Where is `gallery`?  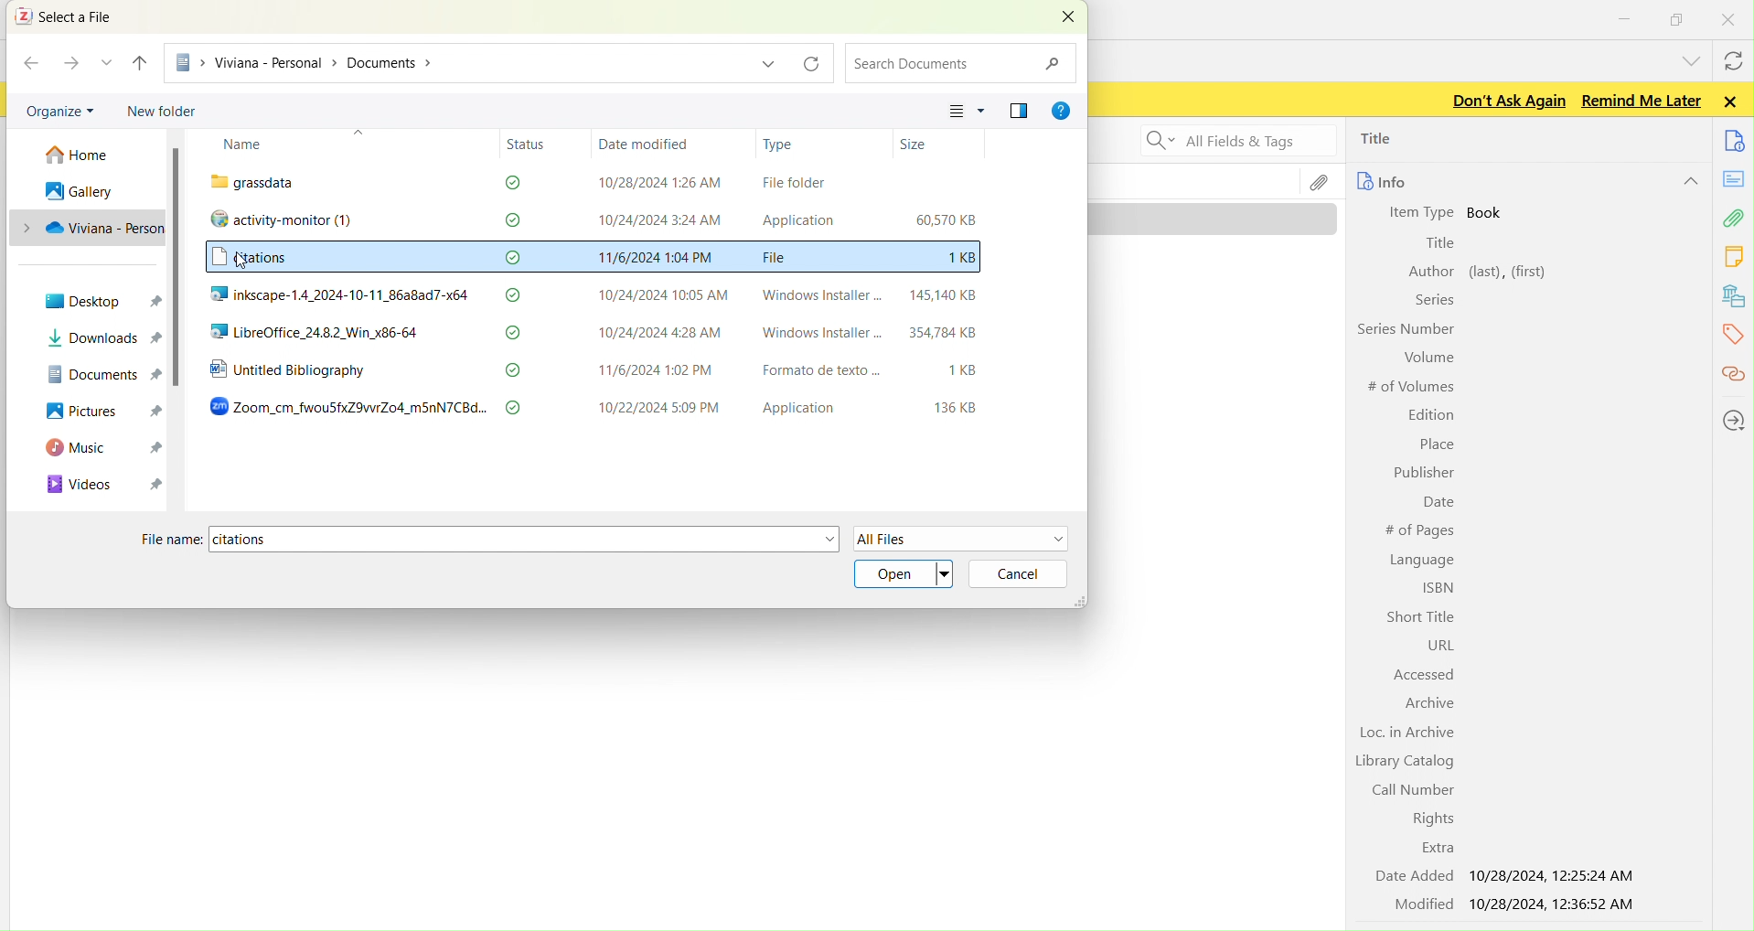 gallery is located at coordinates (87, 188).